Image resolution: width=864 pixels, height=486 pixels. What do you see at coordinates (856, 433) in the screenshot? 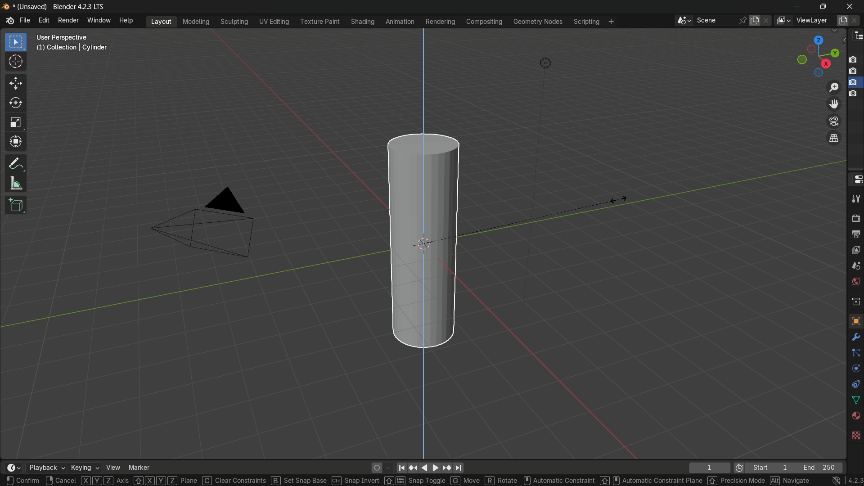
I see `textures` at bounding box center [856, 433].